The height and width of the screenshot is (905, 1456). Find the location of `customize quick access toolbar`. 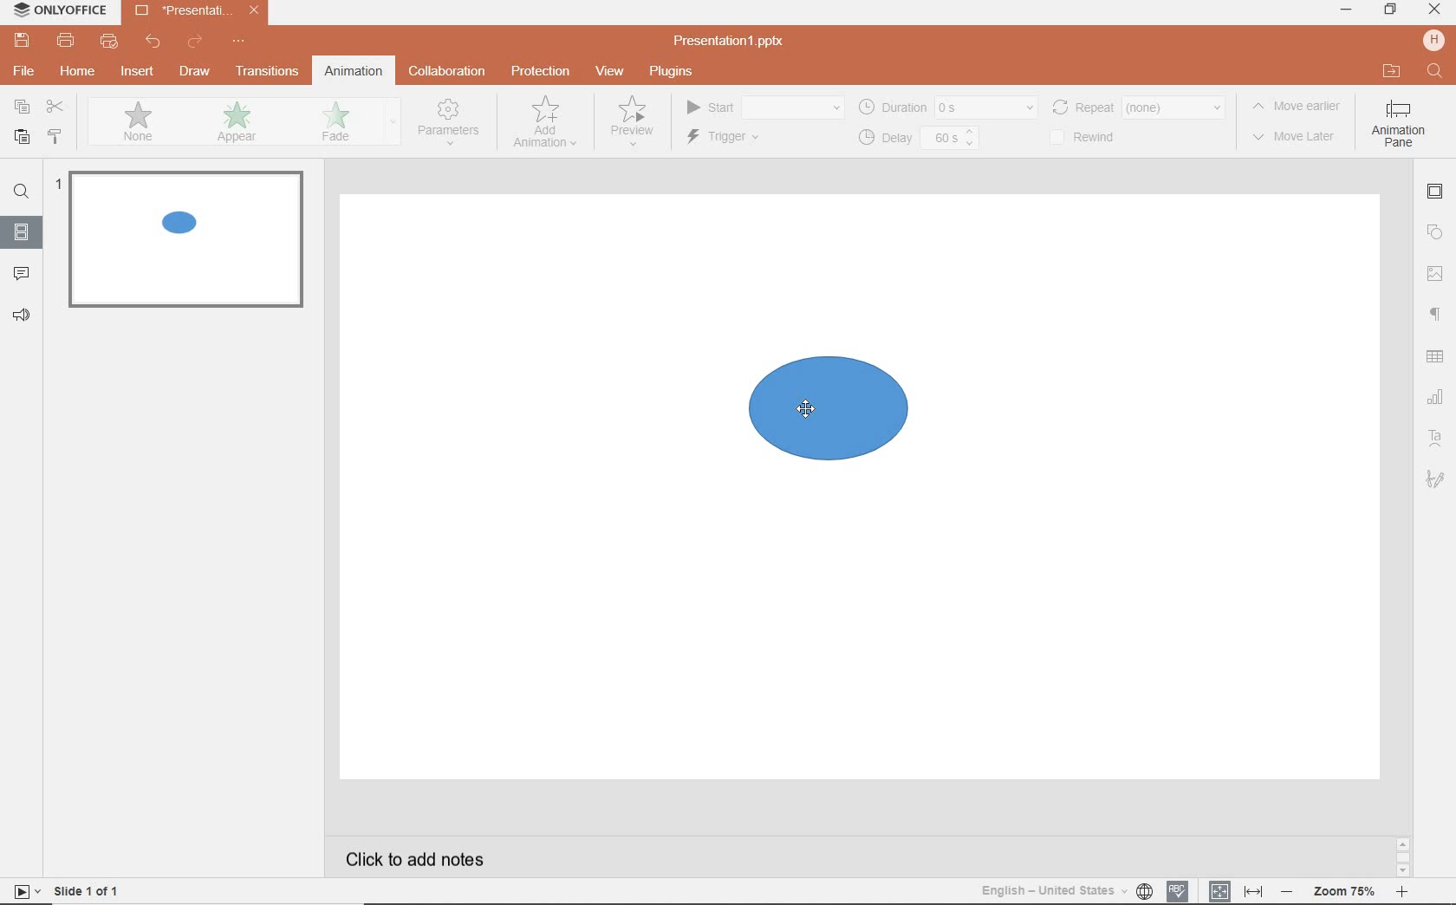

customize quick access toolbar is located at coordinates (239, 42).